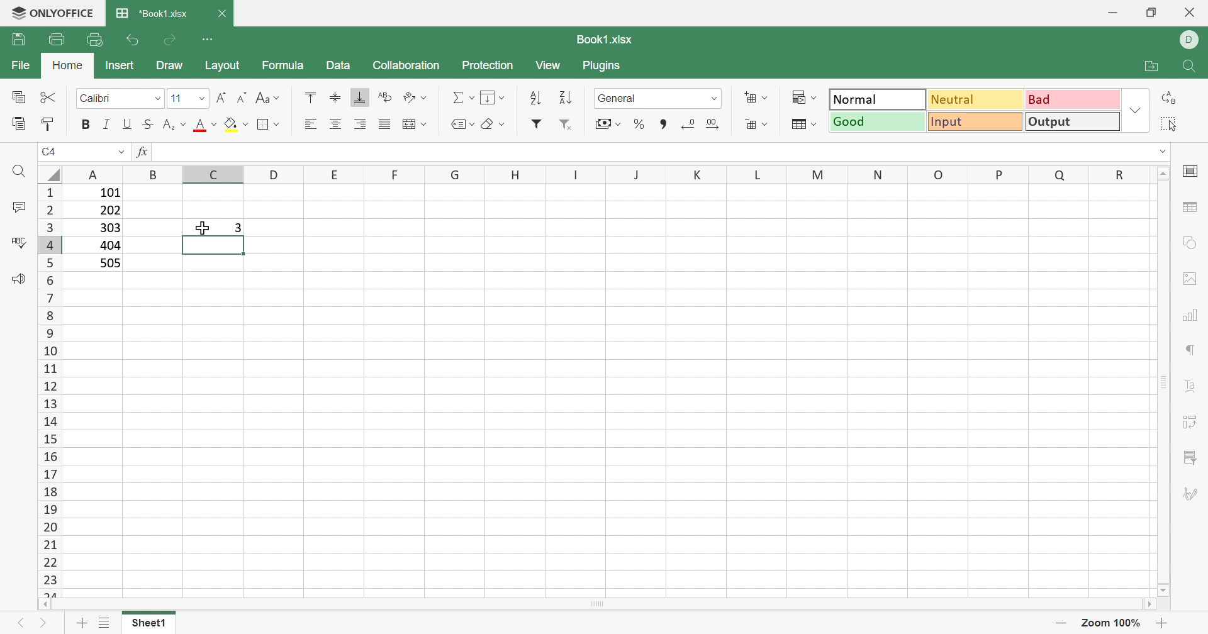  Describe the element at coordinates (108, 193) in the screenshot. I see `101` at that location.